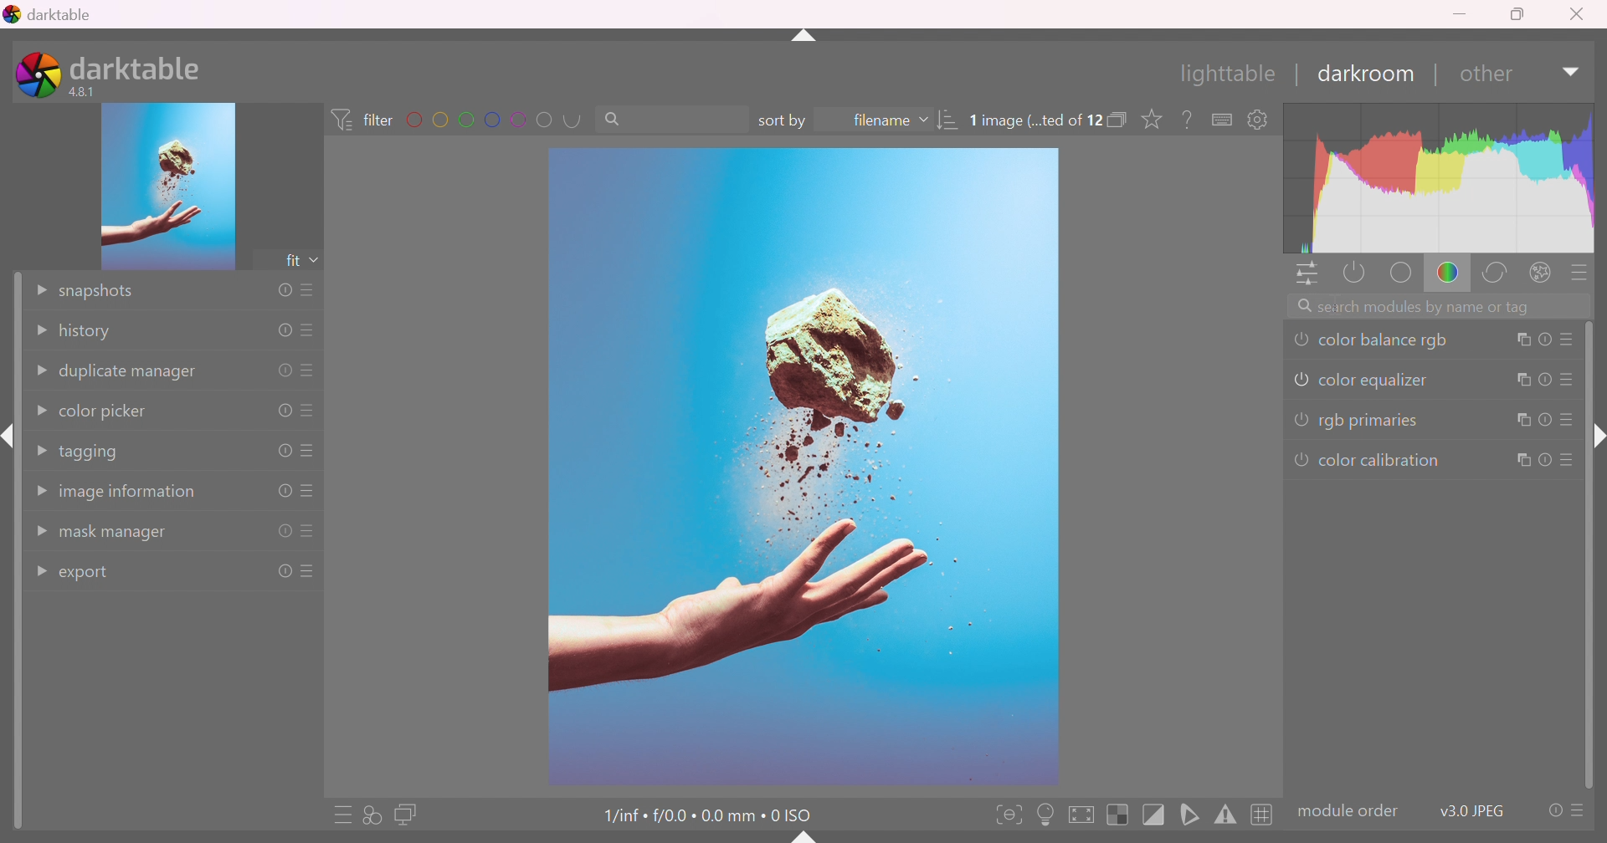 The image size is (1607, 843). Describe the element at coordinates (952, 117) in the screenshot. I see `sort` at that location.